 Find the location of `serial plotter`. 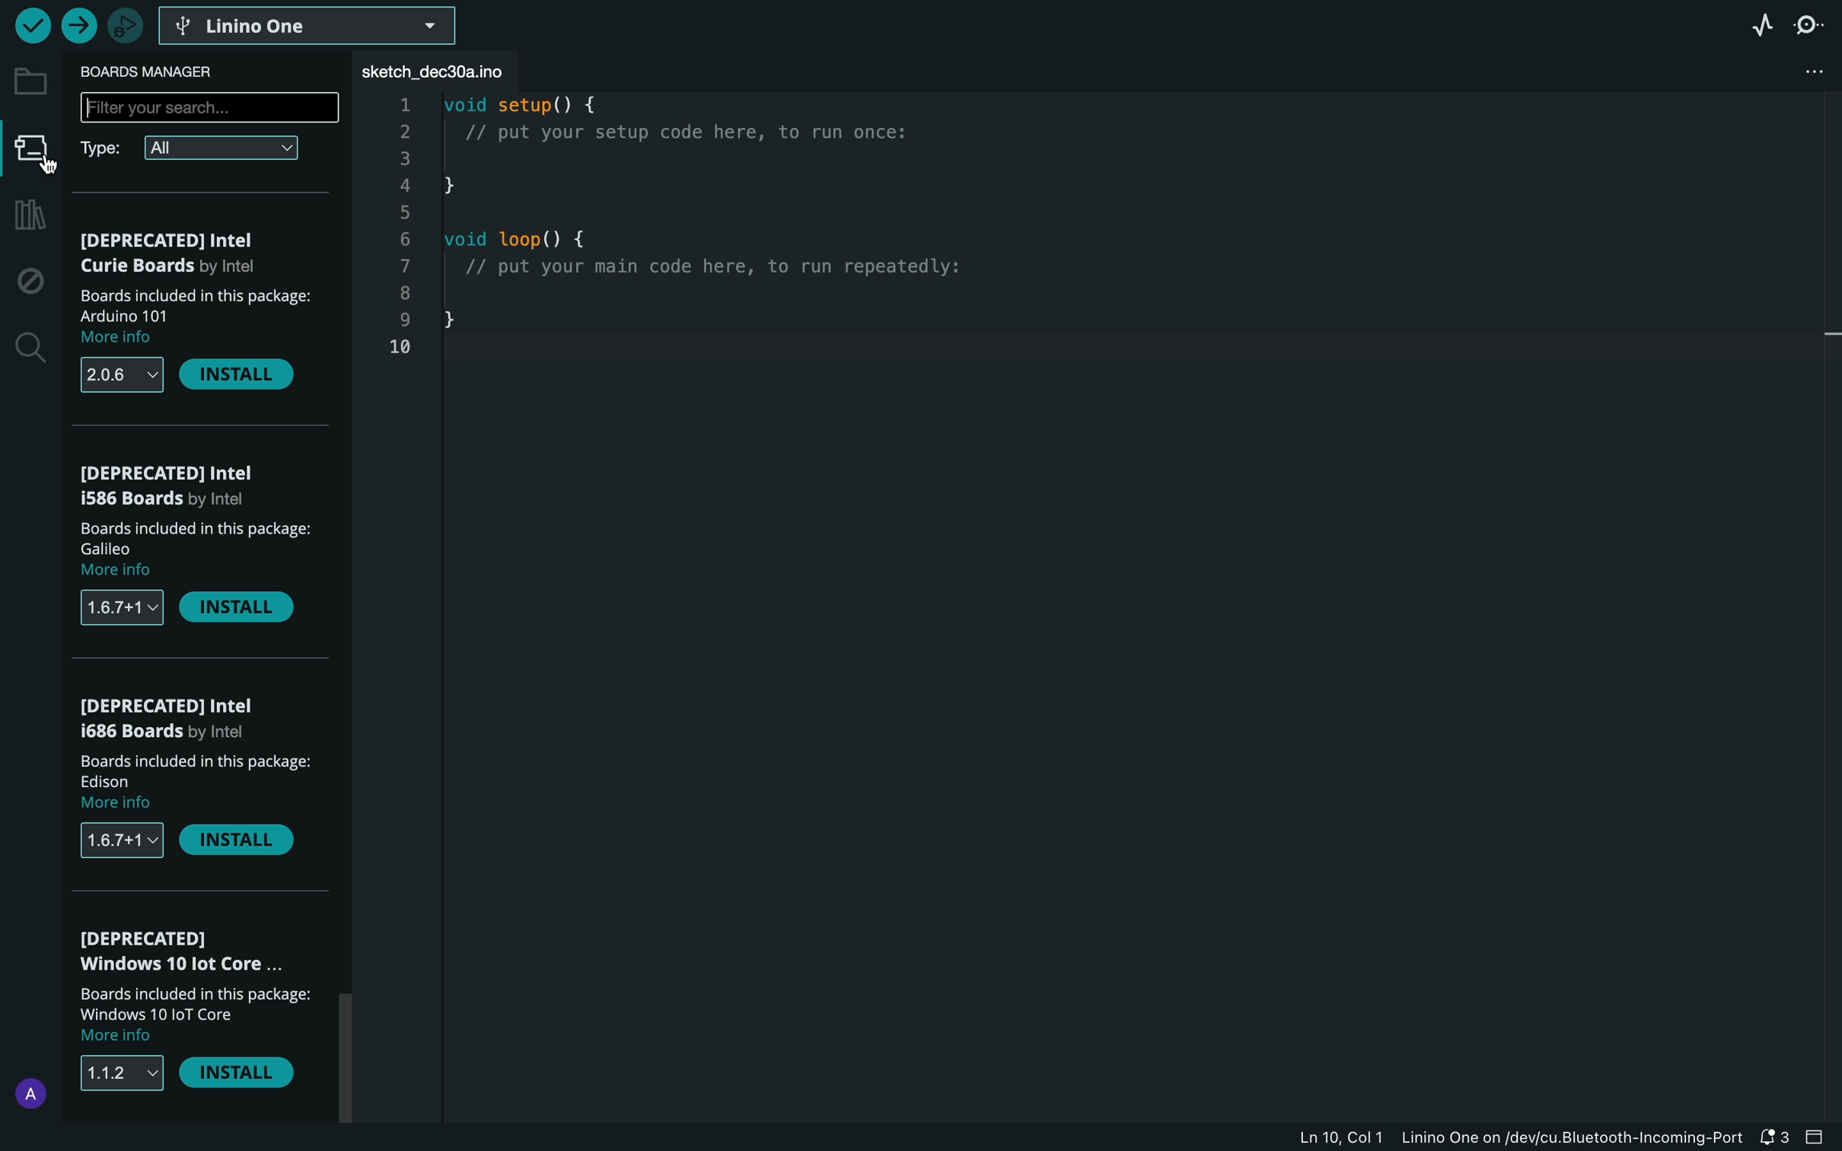

serial plotter is located at coordinates (1754, 23).